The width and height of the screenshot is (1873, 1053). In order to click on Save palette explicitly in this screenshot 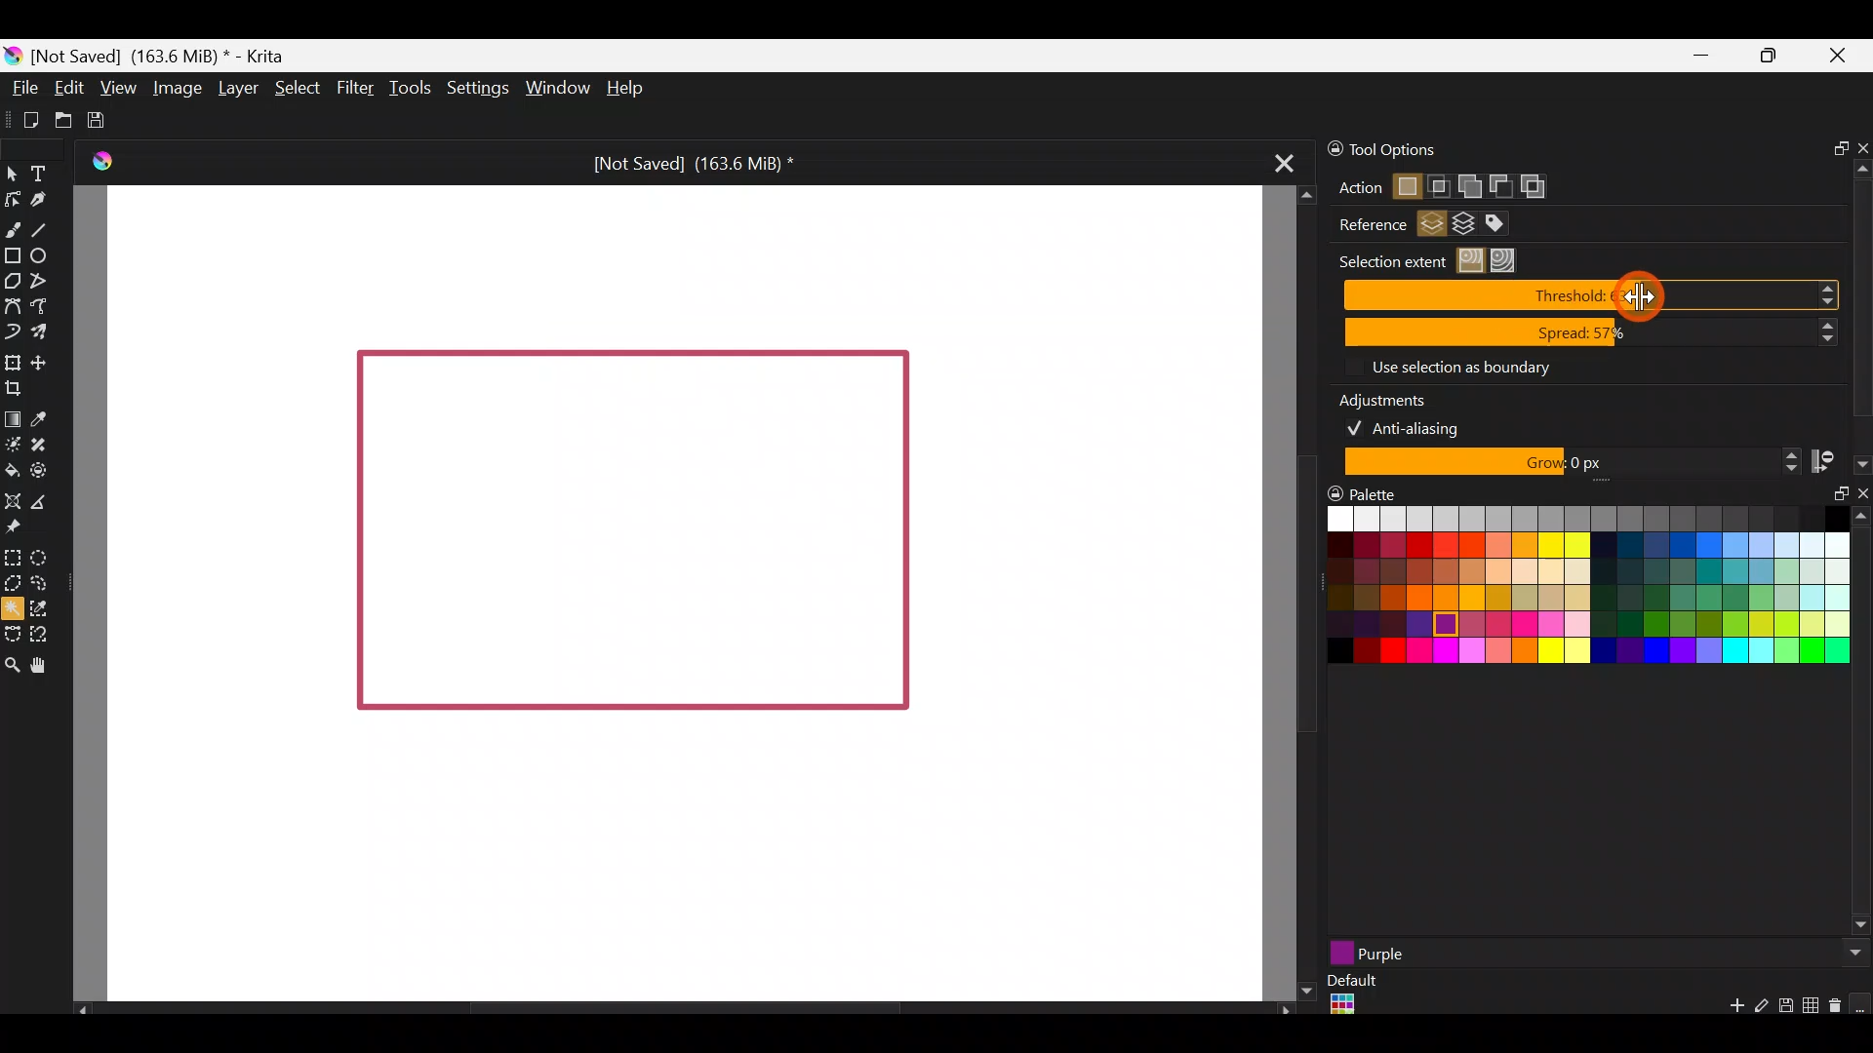, I will do `click(1784, 1006)`.